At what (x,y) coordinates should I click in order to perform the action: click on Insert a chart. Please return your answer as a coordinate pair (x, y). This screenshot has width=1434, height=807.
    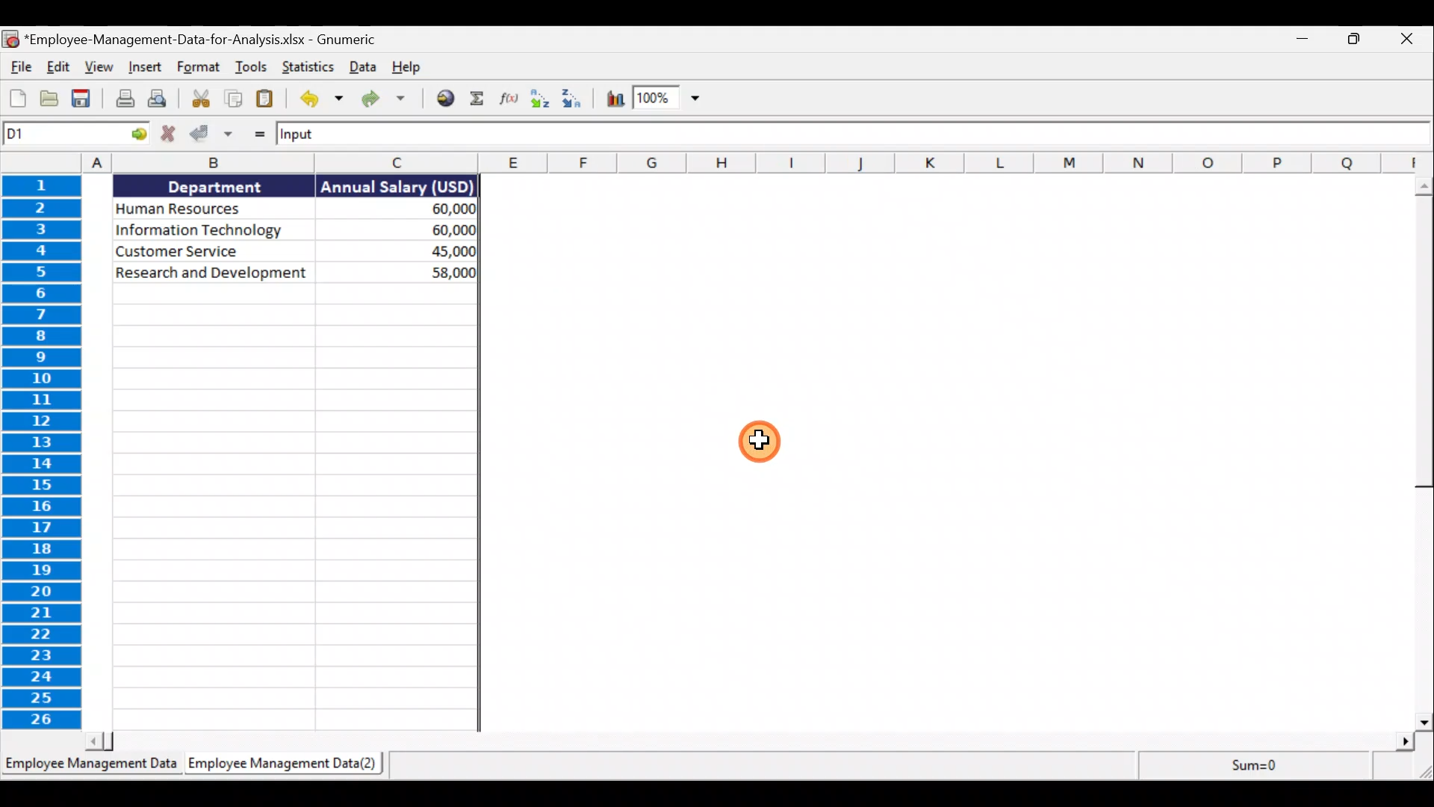
    Looking at the image, I should click on (615, 100).